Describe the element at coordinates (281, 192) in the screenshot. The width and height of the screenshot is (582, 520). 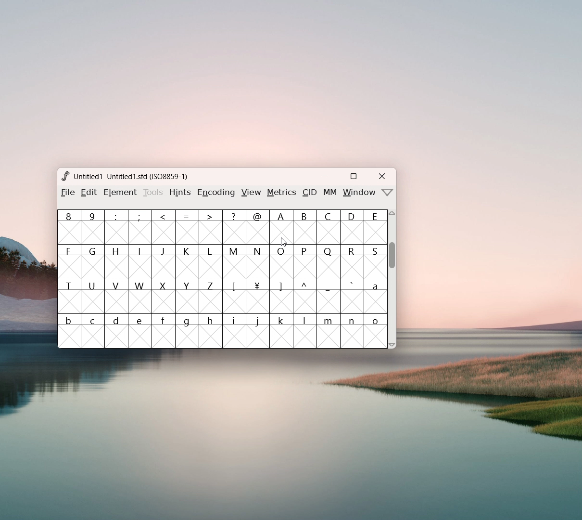
I see `metrics` at that location.